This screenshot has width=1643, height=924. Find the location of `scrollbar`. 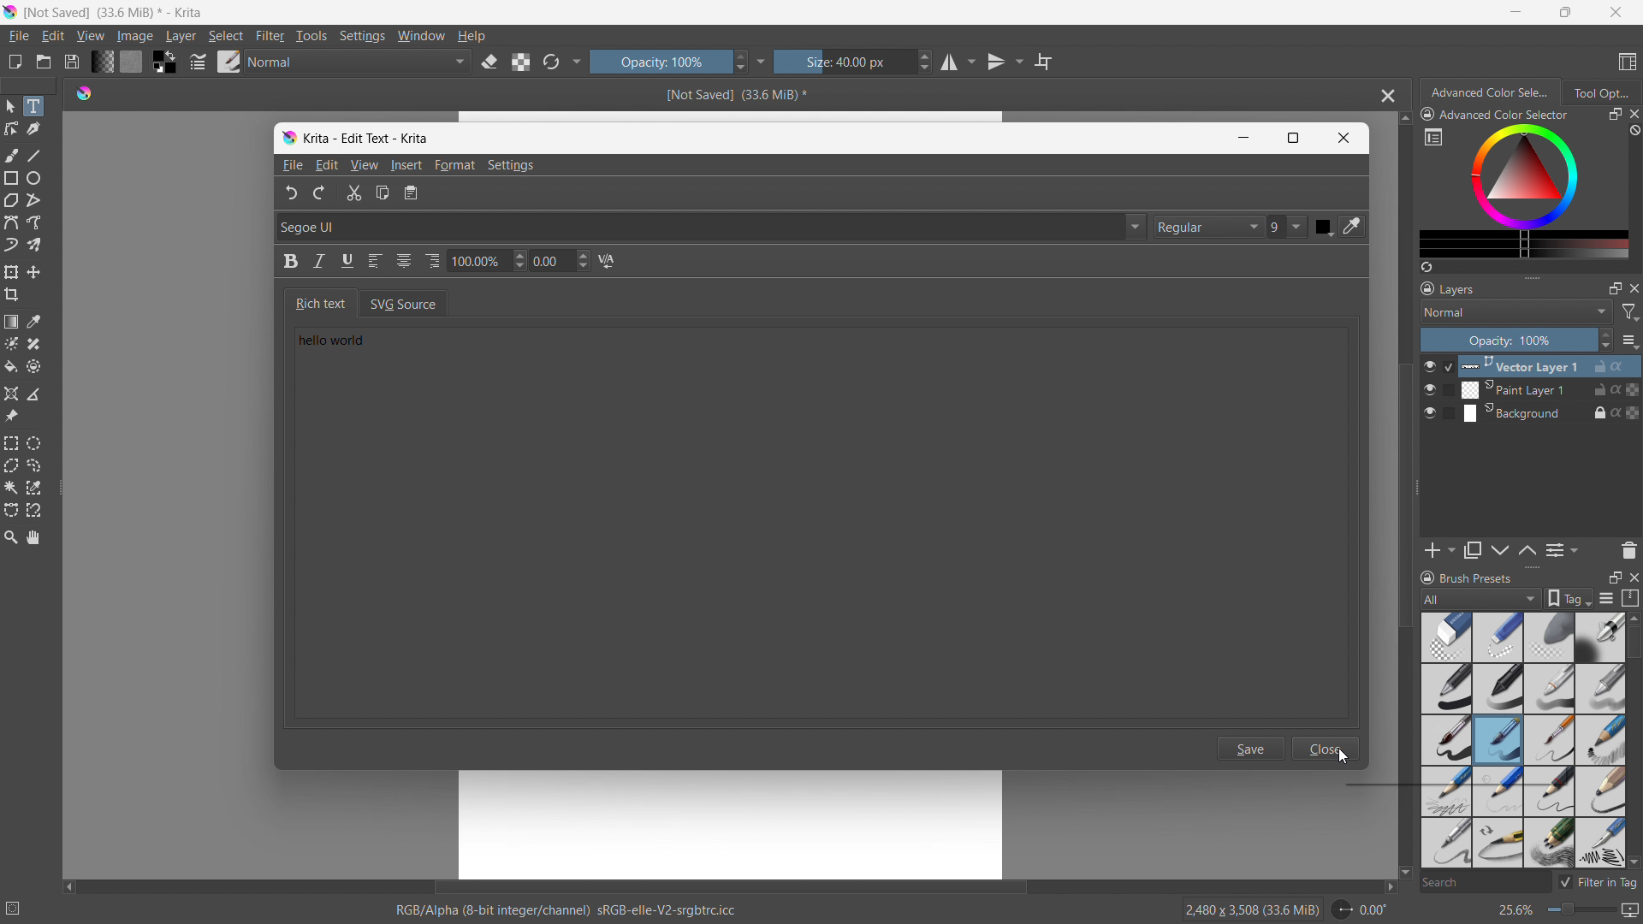

scrollbar is located at coordinates (1633, 717).